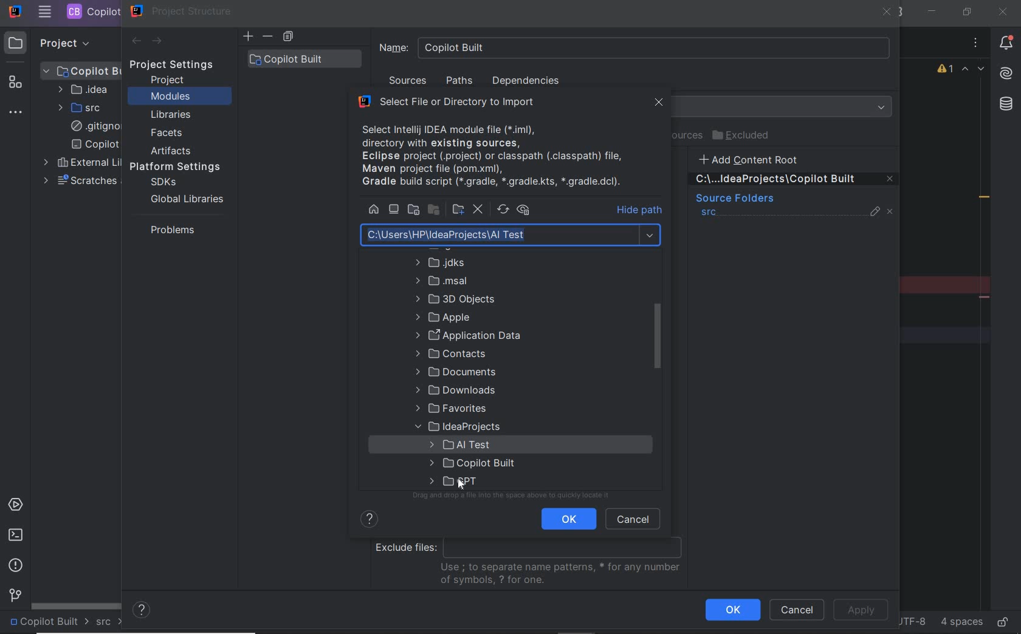  Describe the element at coordinates (413, 211) in the screenshot. I see `project directory` at that location.